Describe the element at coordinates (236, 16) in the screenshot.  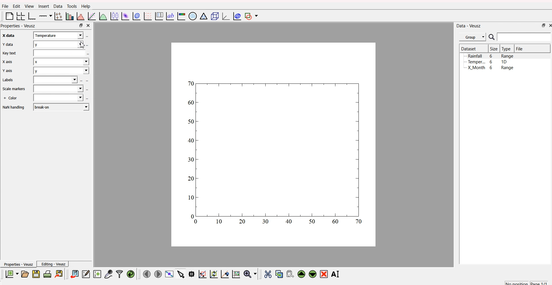
I see `plot covariance ellipses` at that location.